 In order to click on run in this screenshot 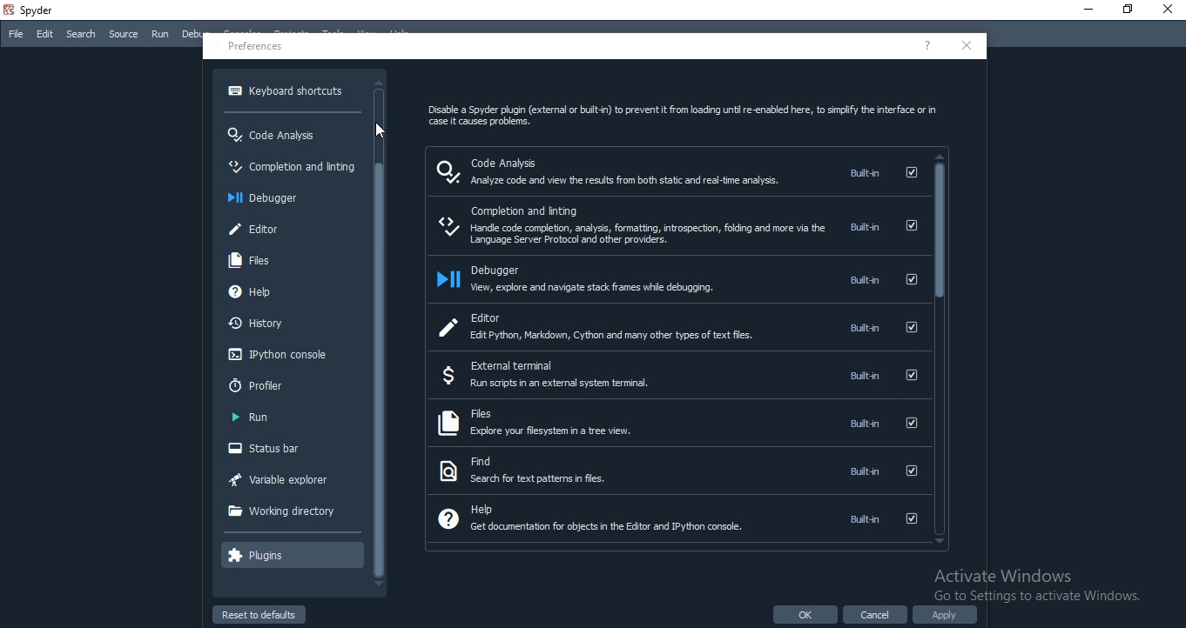, I will do `click(290, 420)`.